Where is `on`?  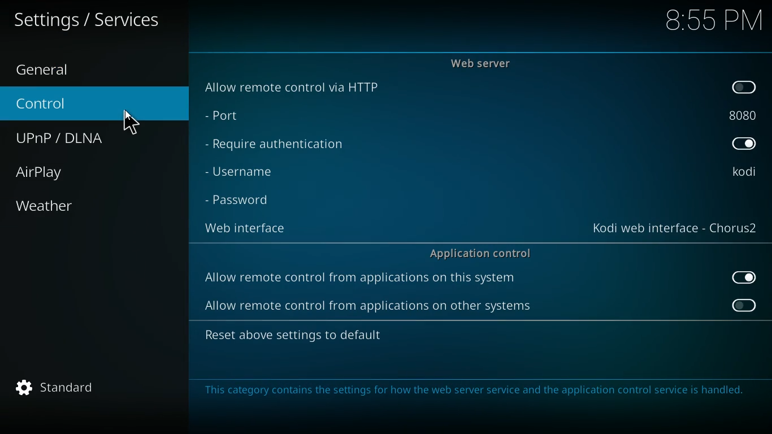 on is located at coordinates (744, 145).